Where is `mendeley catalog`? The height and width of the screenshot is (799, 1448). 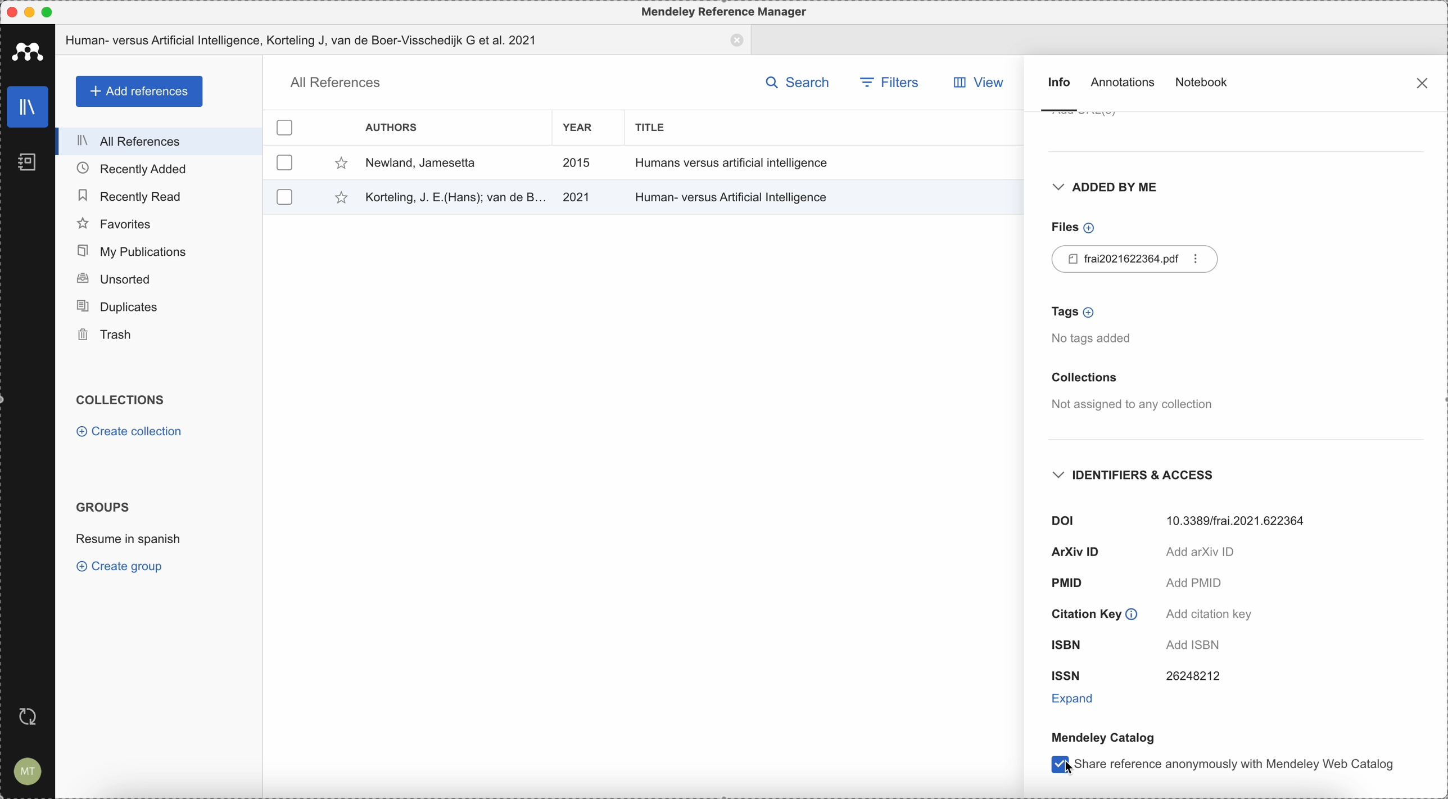
mendeley catalog is located at coordinates (1102, 737).